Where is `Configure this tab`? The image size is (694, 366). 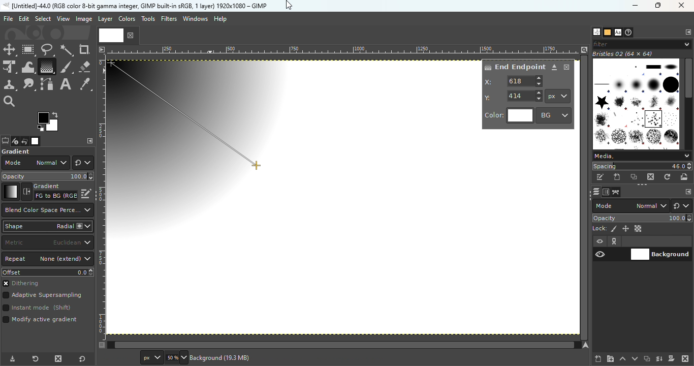
Configure this tab is located at coordinates (687, 192).